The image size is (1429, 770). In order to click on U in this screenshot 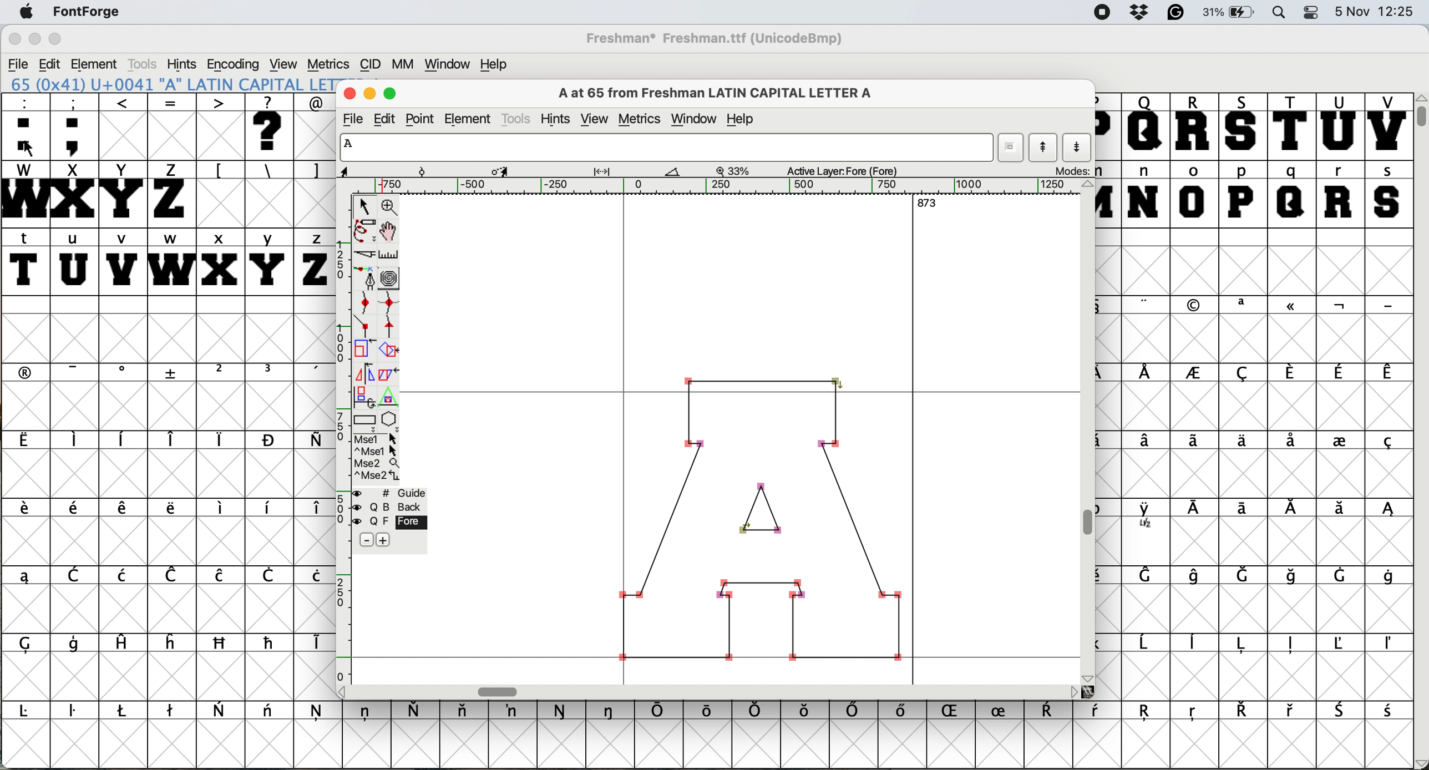, I will do `click(1339, 126)`.